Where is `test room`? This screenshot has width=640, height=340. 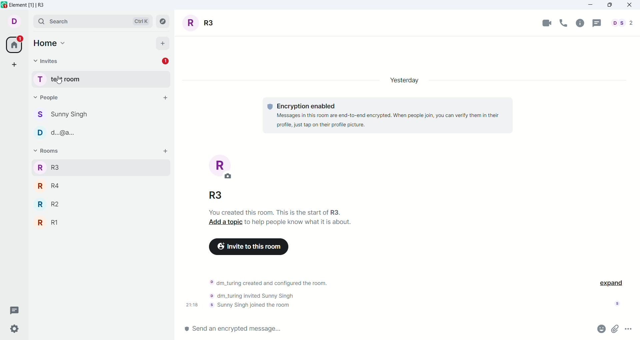
test room is located at coordinates (99, 79).